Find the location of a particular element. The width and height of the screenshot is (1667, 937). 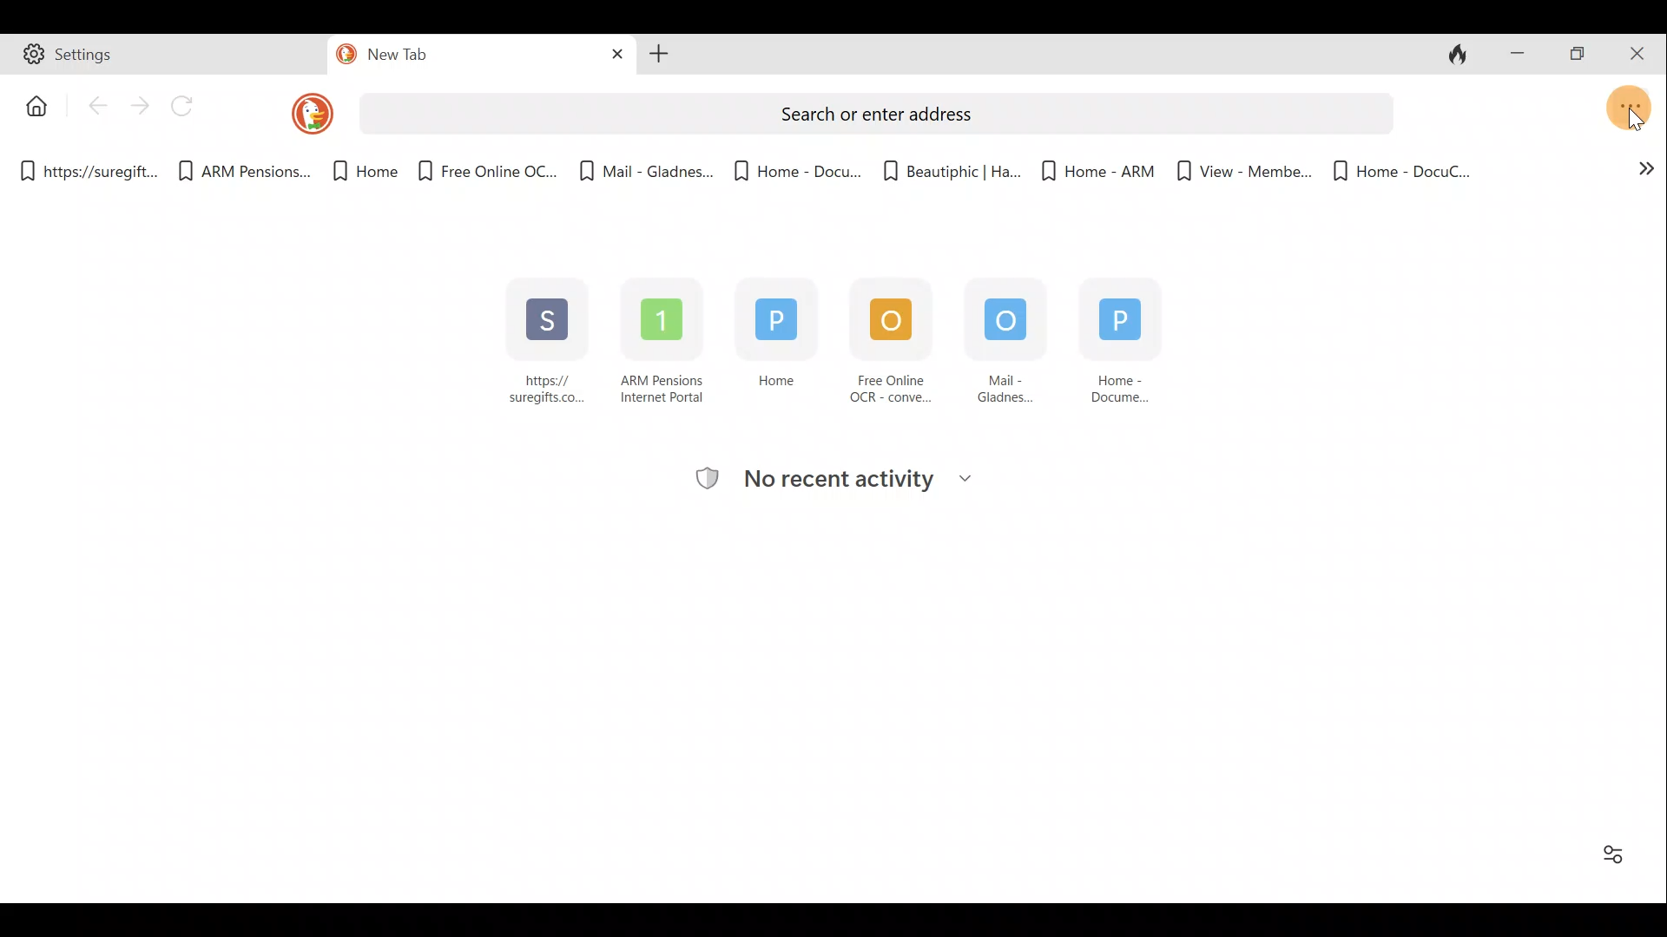

Show more bookmarks is located at coordinates (1646, 165).